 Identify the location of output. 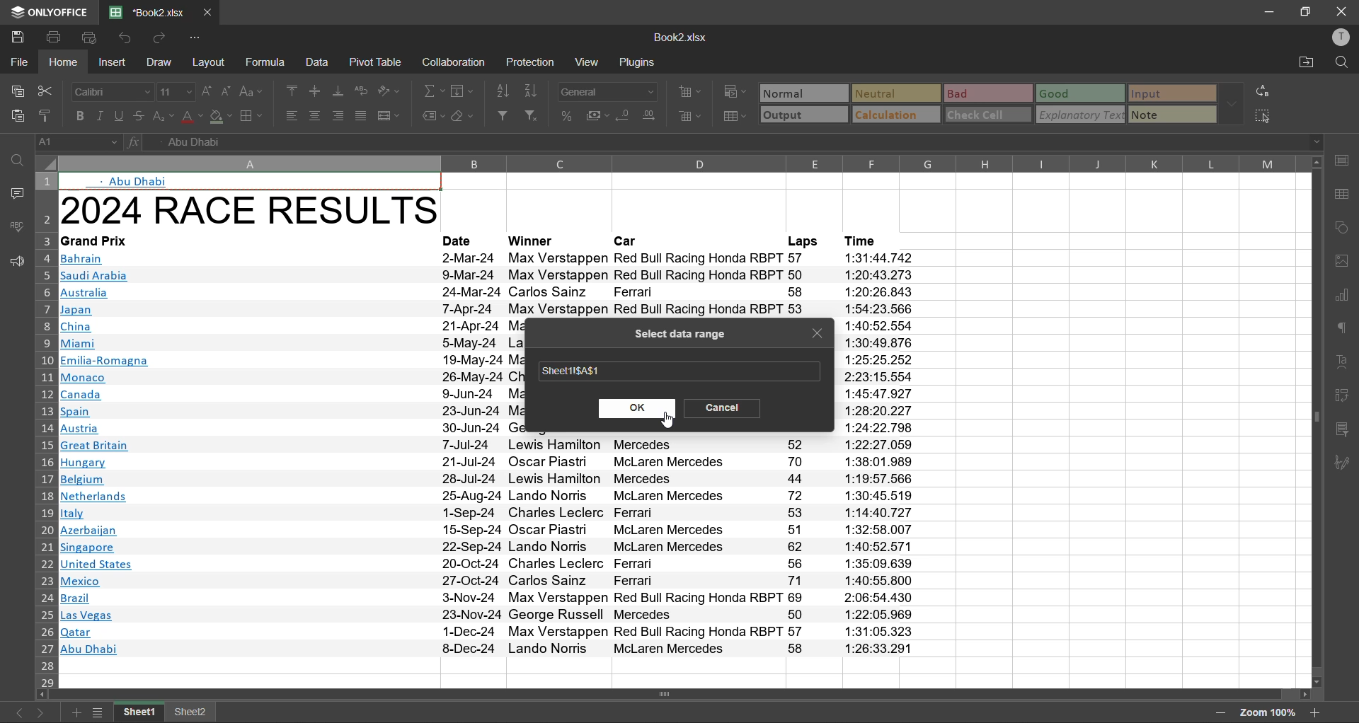
(803, 115).